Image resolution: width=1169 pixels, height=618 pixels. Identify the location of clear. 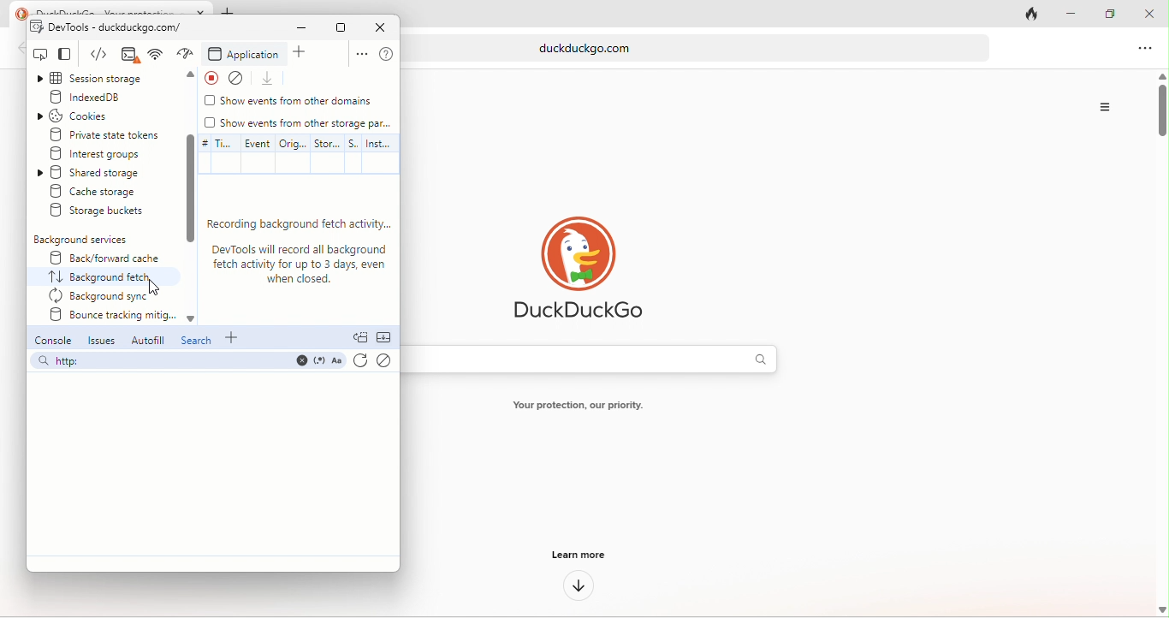
(241, 77).